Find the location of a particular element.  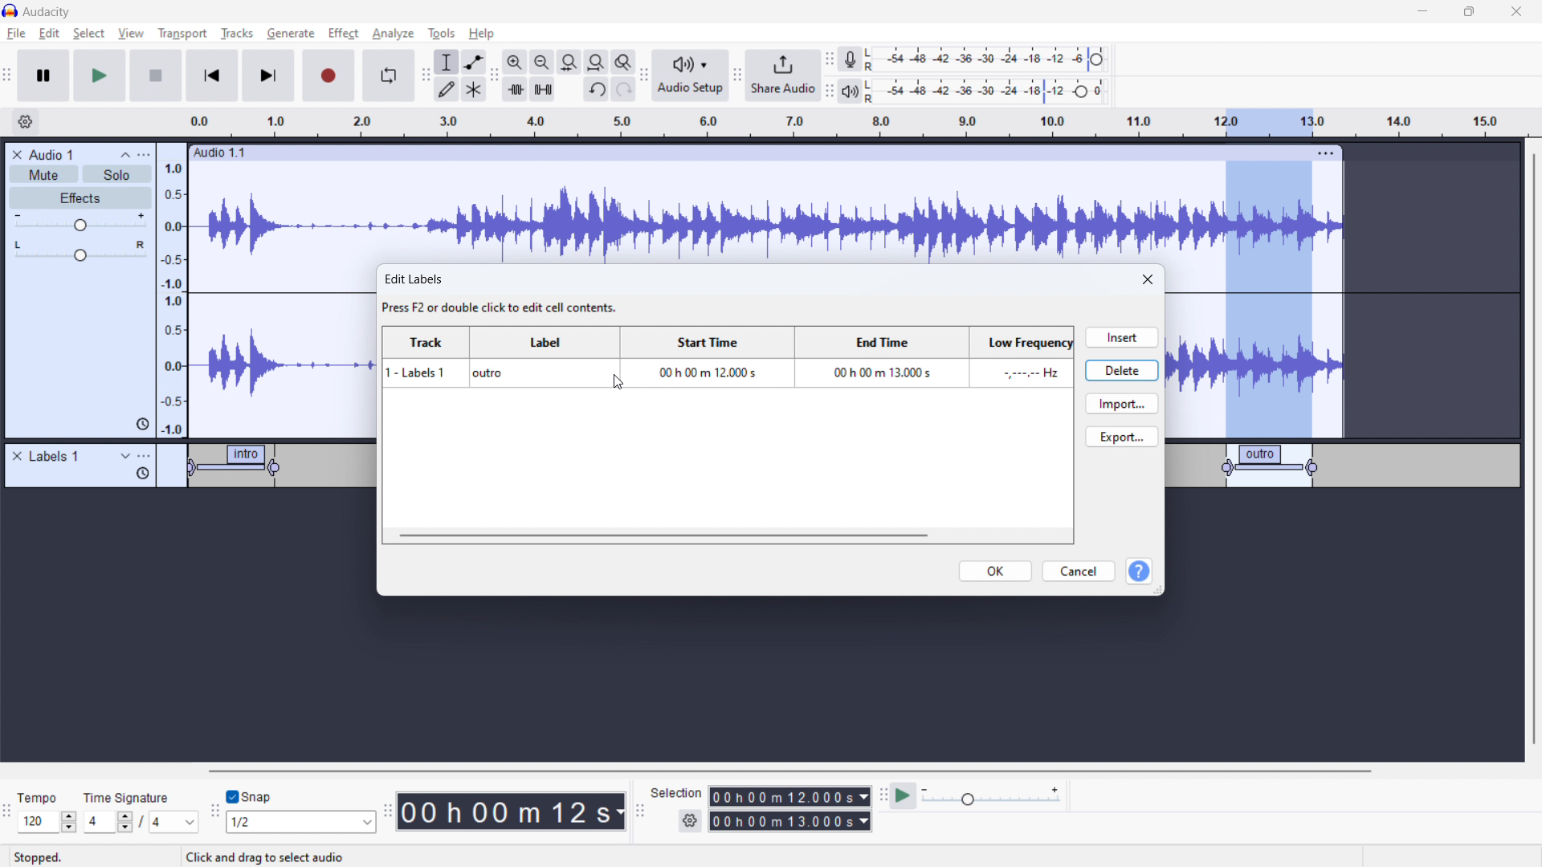

selection start time is located at coordinates (790, 796).